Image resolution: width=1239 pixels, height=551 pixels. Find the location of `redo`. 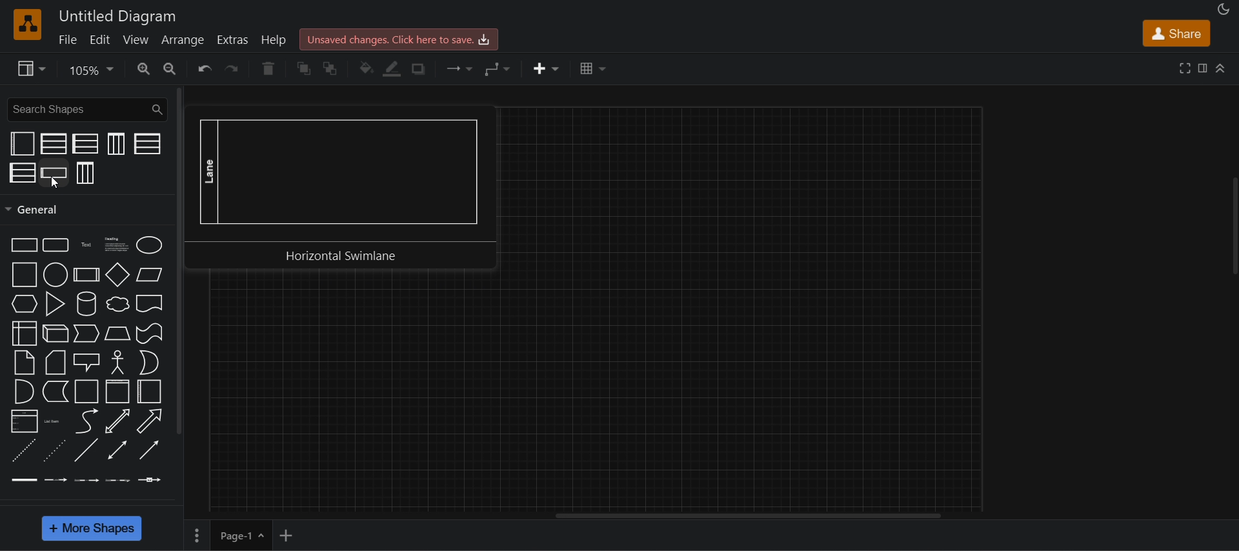

redo is located at coordinates (235, 68).